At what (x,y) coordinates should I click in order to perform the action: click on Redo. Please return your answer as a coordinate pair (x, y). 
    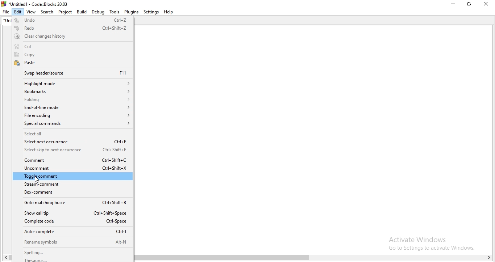
    Looking at the image, I should click on (72, 28).